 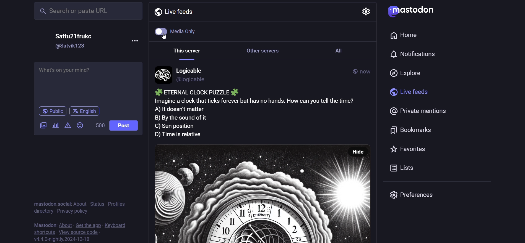 I want to click on profiles, so click(x=117, y=204).